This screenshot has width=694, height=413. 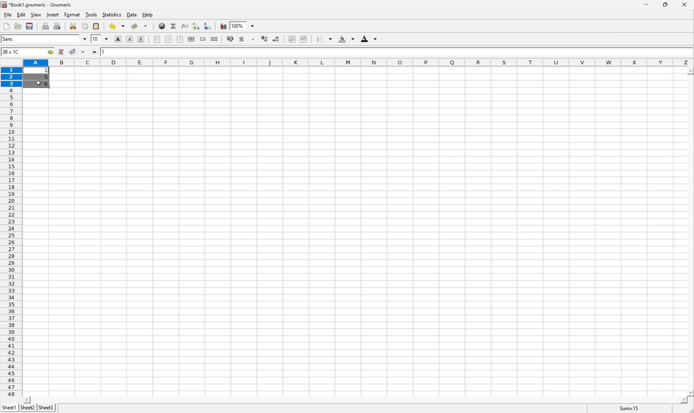 What do you see at coordinates (254, 25) in the screenshot?
I see `drop down` at bounding box center [254, 25].